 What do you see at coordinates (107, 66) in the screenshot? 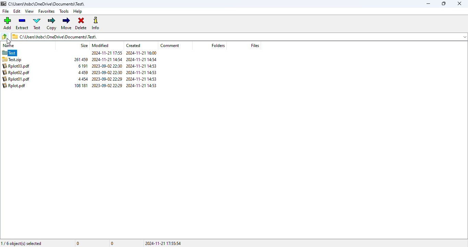
I see `2023-09-02 22:30` at bounding box center [107, 66].